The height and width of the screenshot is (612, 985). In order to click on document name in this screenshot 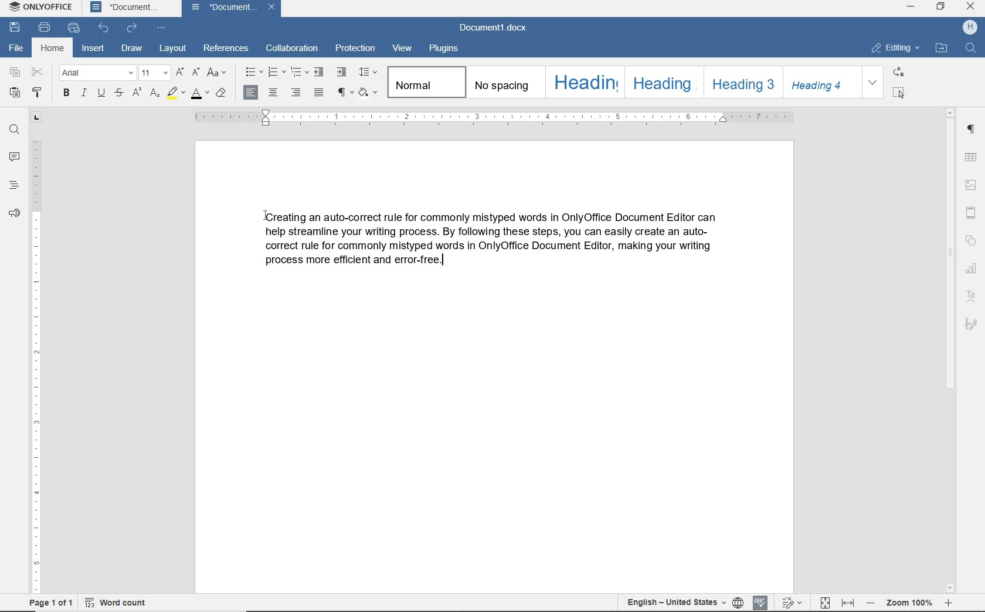, I will do `click(231, 9)`.